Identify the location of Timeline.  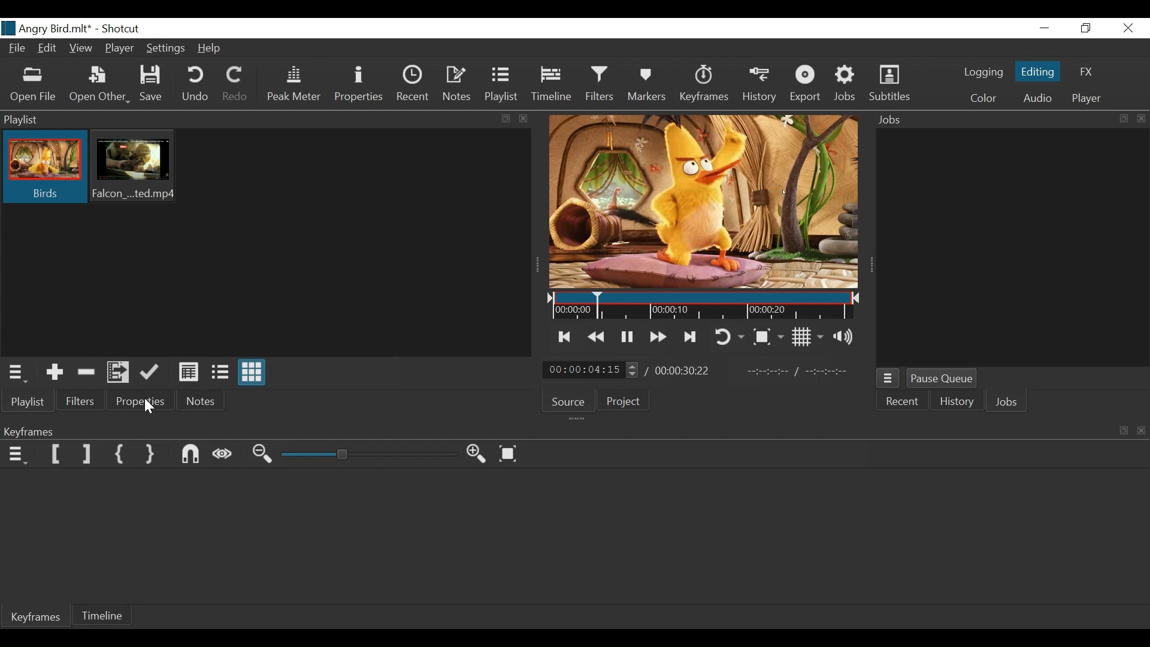
(552, 86).